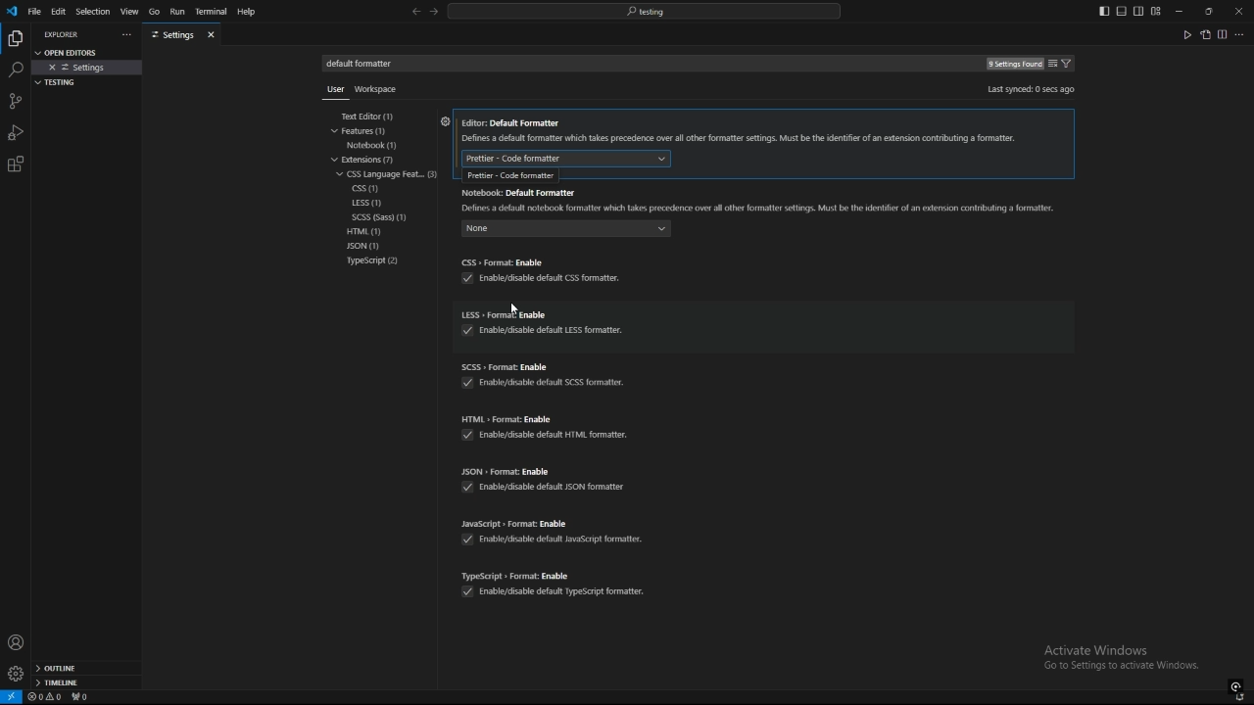  What do you see at coordinates (12, 697) in the screenshot?
I see `open a remote window` at bounding box center [12, 697].